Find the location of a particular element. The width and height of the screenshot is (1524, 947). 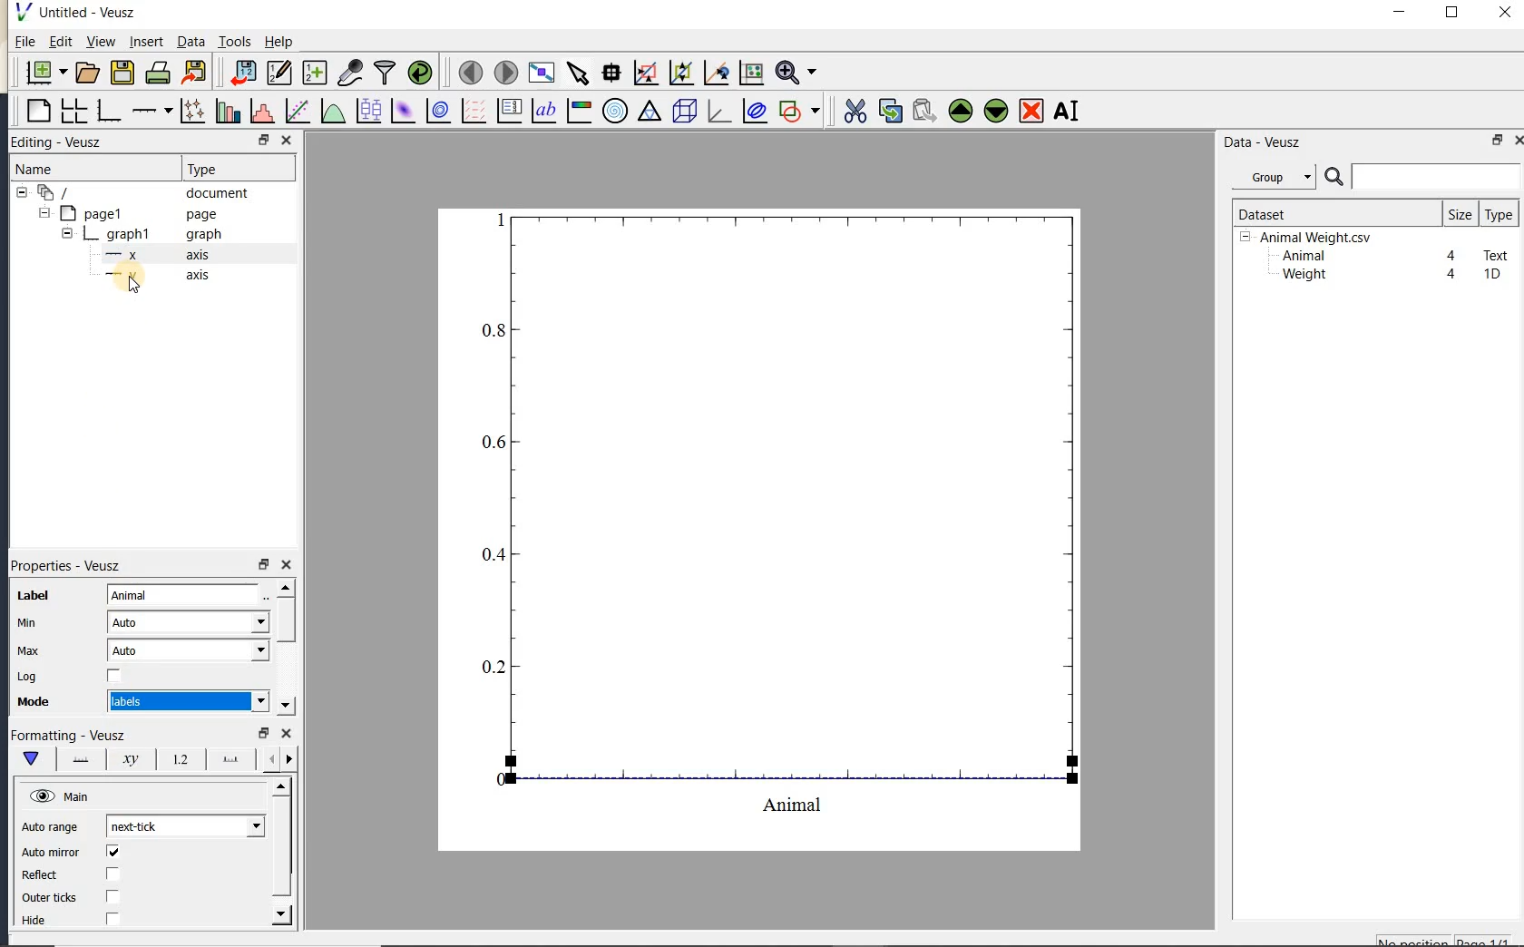

add an axis to the plot is located at coordinates (151, 111).